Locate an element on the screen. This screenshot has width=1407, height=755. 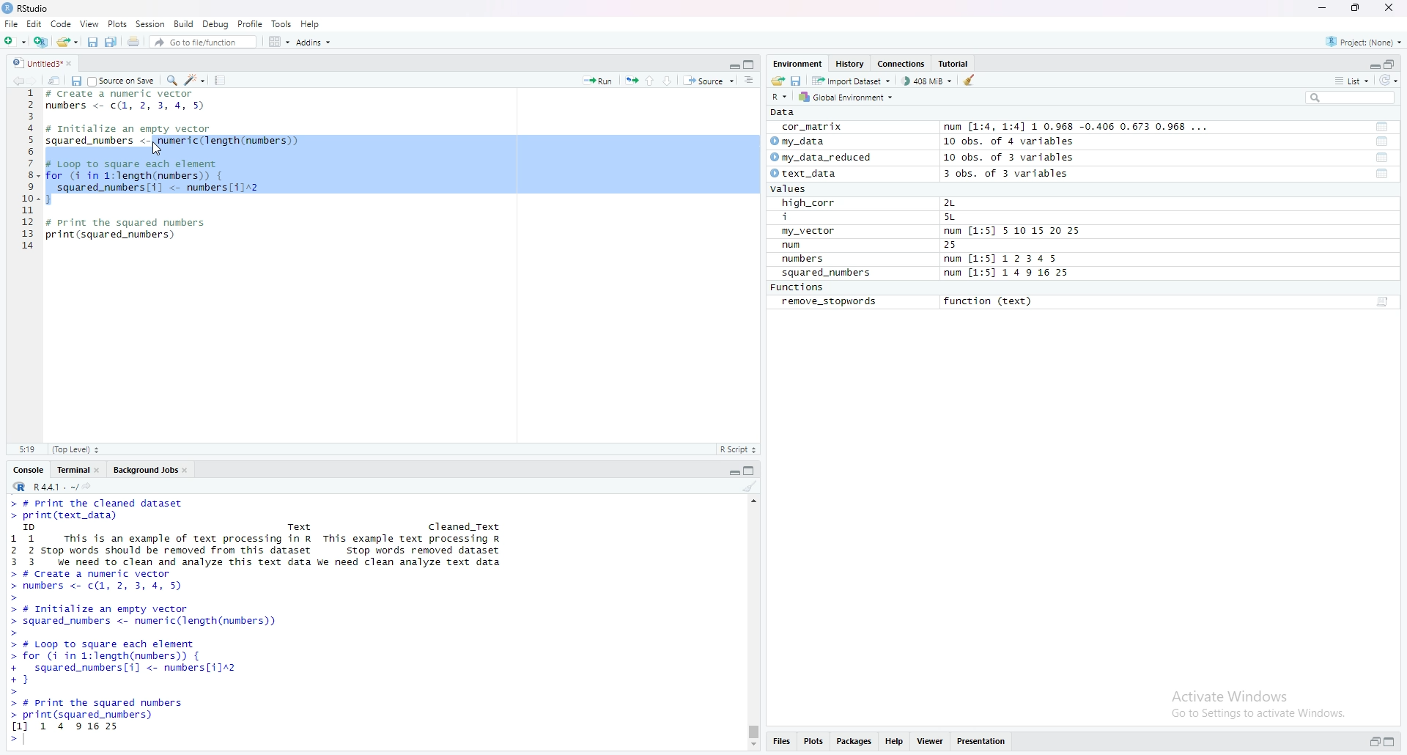
maximize is located at coordinates (1394, 743).